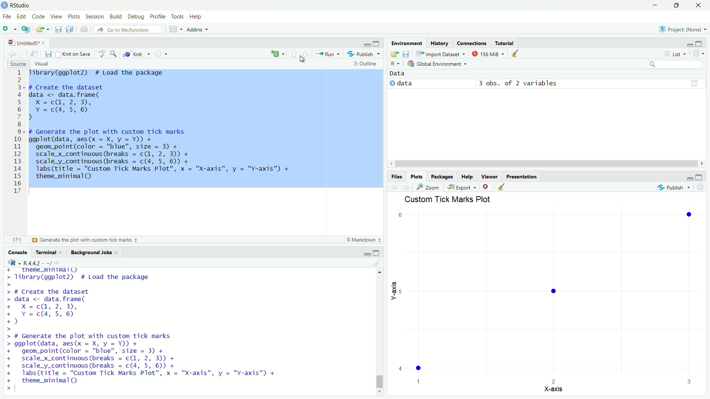 The image size is (710, 399). Describe the element at coordinates (13, 240) in the screenshot. I see `17:1` at that location.